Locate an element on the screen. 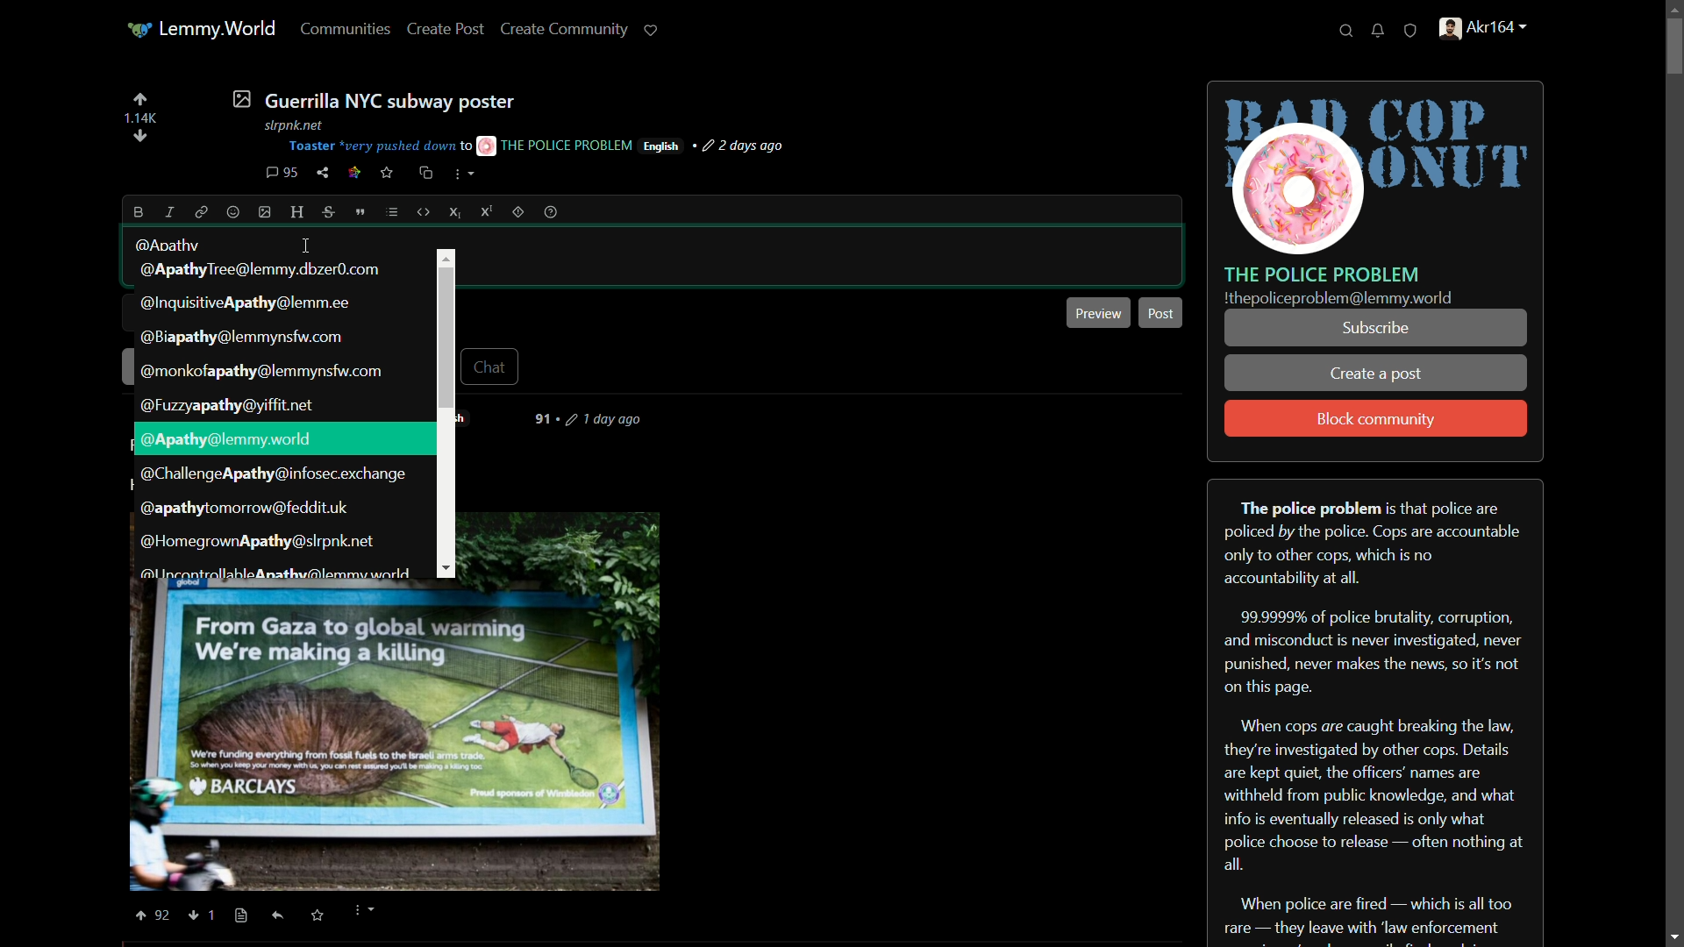 This screenshot has width=1684, height=947. unread reports is located at coordinates (1411, 32).